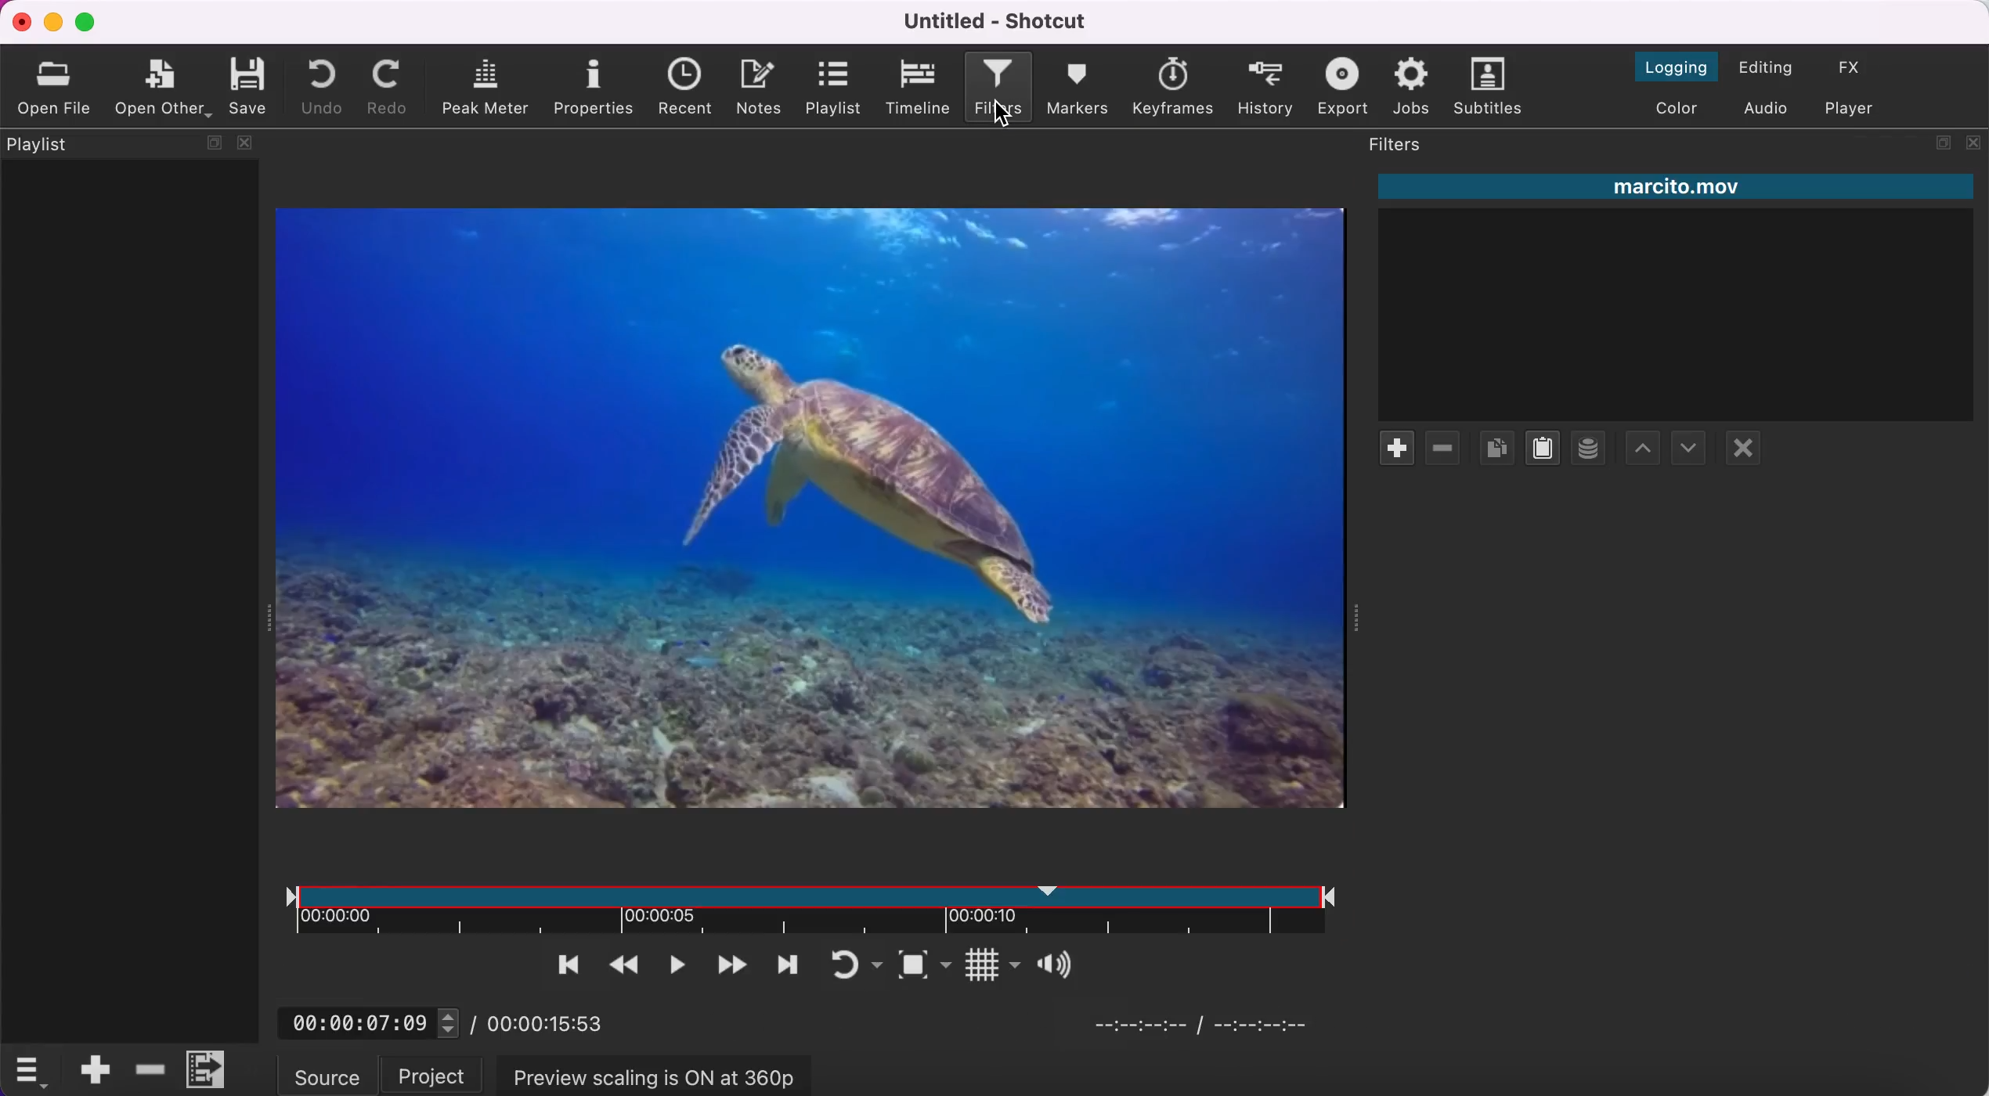  I want to click on menu, so click(210, 1068).